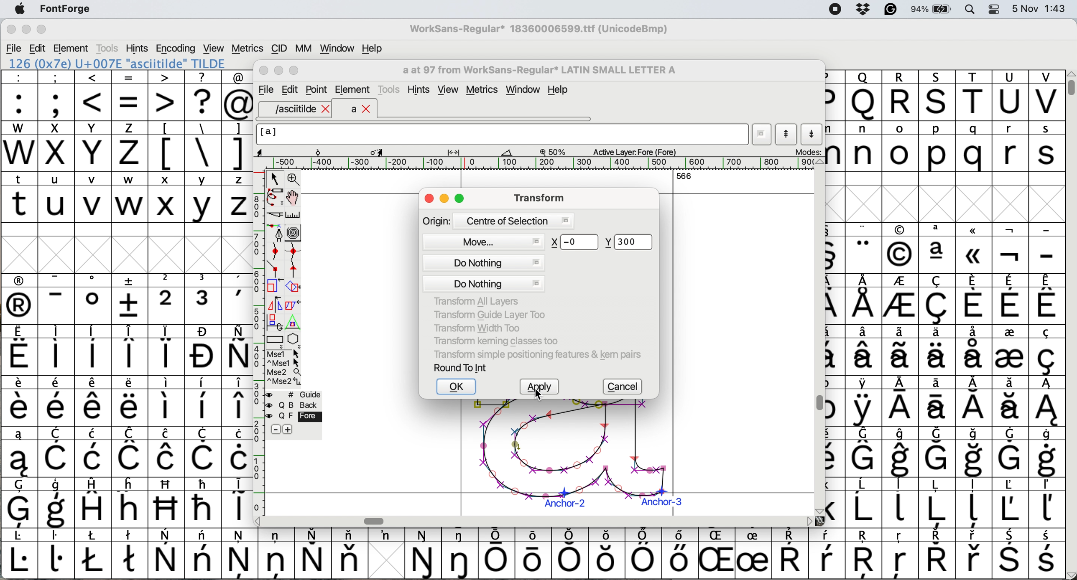 This screenshot has width=1077, height=580. I want to click on change whether spiro is active or not, so click(294, 232).